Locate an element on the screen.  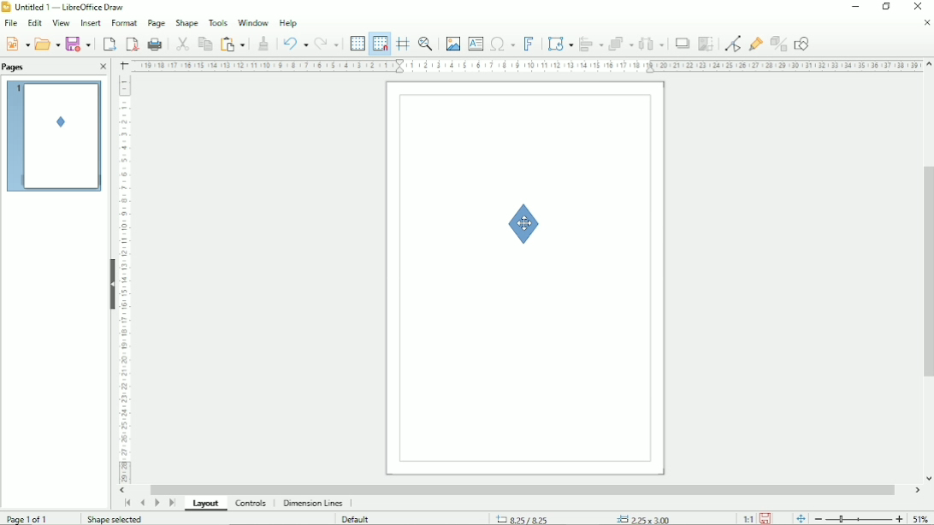
Crop image is located at coordinates (705, 44).